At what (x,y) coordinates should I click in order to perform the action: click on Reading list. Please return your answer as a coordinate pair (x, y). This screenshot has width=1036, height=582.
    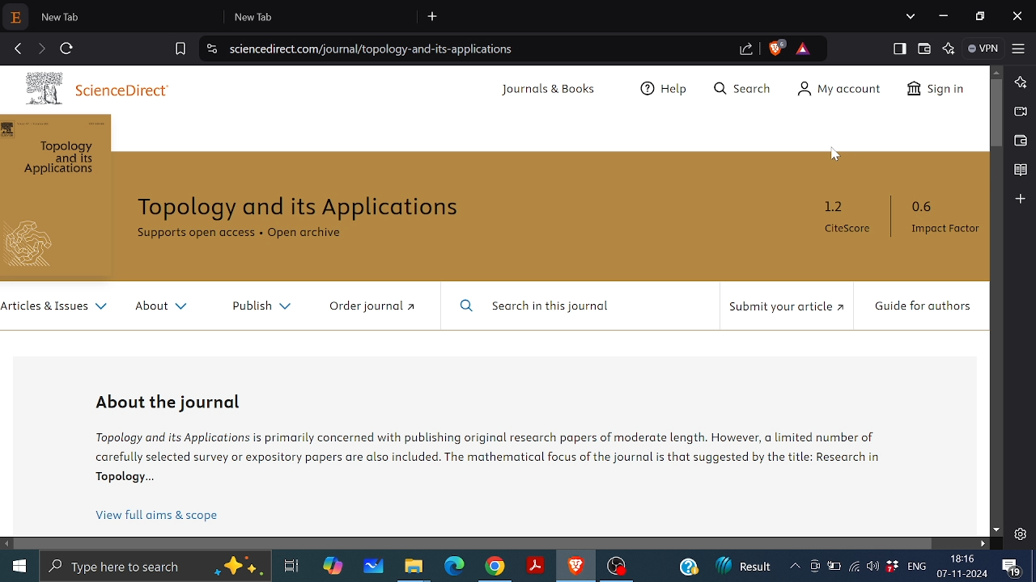
    Looking at the image, I should click on (1020, 200).